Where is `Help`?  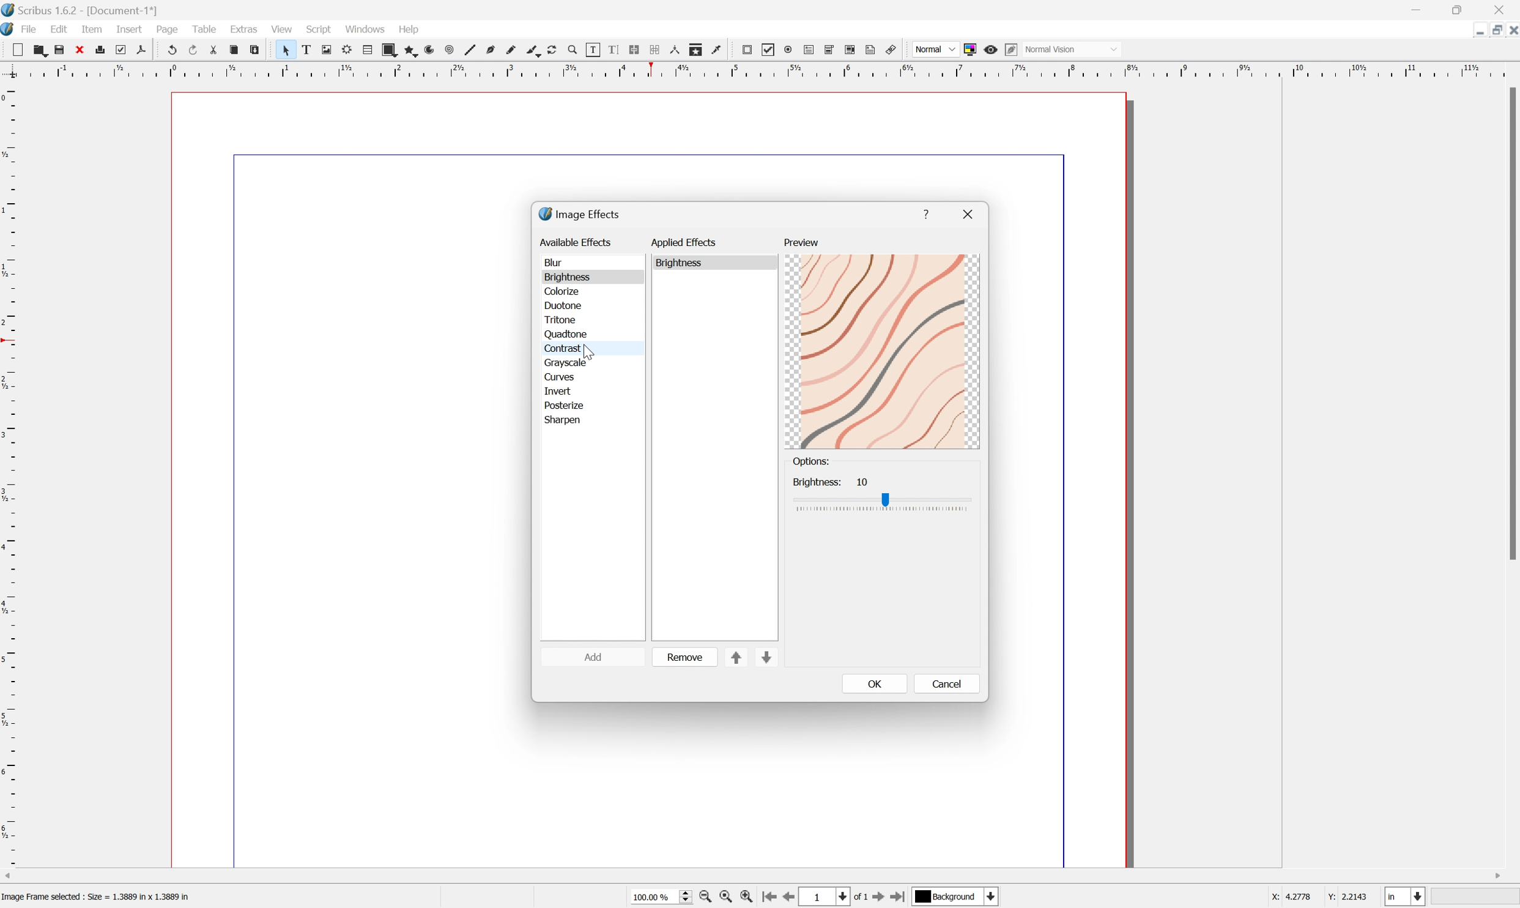 Help is located at coordinates (409, 29).